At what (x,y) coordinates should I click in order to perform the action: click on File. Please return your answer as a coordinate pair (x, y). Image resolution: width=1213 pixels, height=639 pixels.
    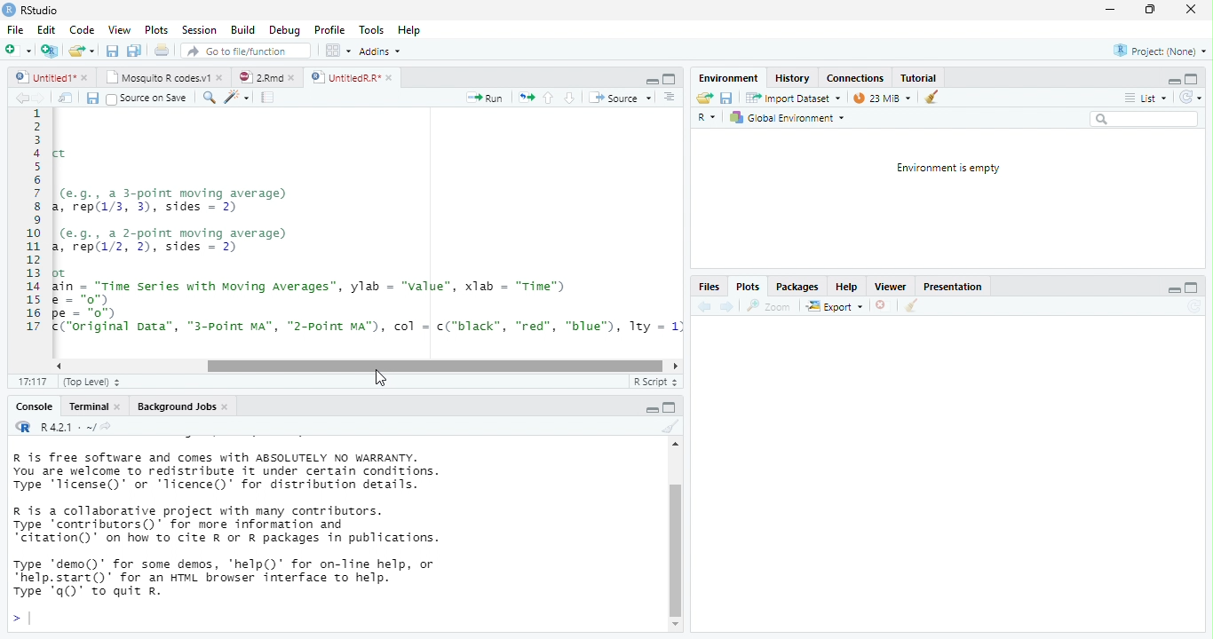
    Looking at the image, I should click on (14, 30).